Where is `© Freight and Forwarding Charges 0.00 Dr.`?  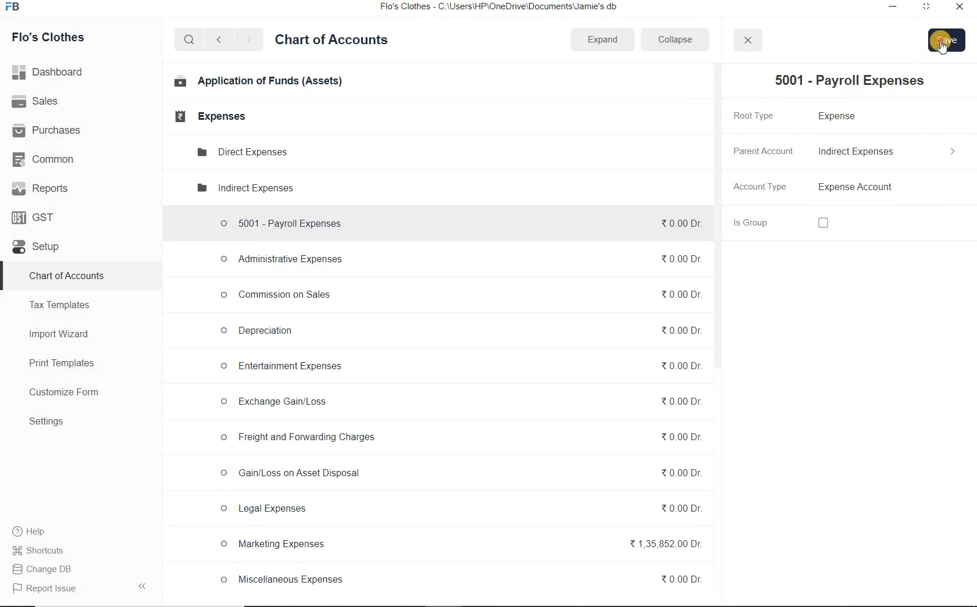
© Freight and Forwarding Charges 0.00 Dr. is located at coordinates (461, 438).